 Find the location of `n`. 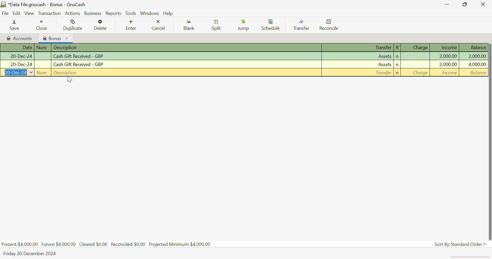

n is located at coordinates (397, 57).